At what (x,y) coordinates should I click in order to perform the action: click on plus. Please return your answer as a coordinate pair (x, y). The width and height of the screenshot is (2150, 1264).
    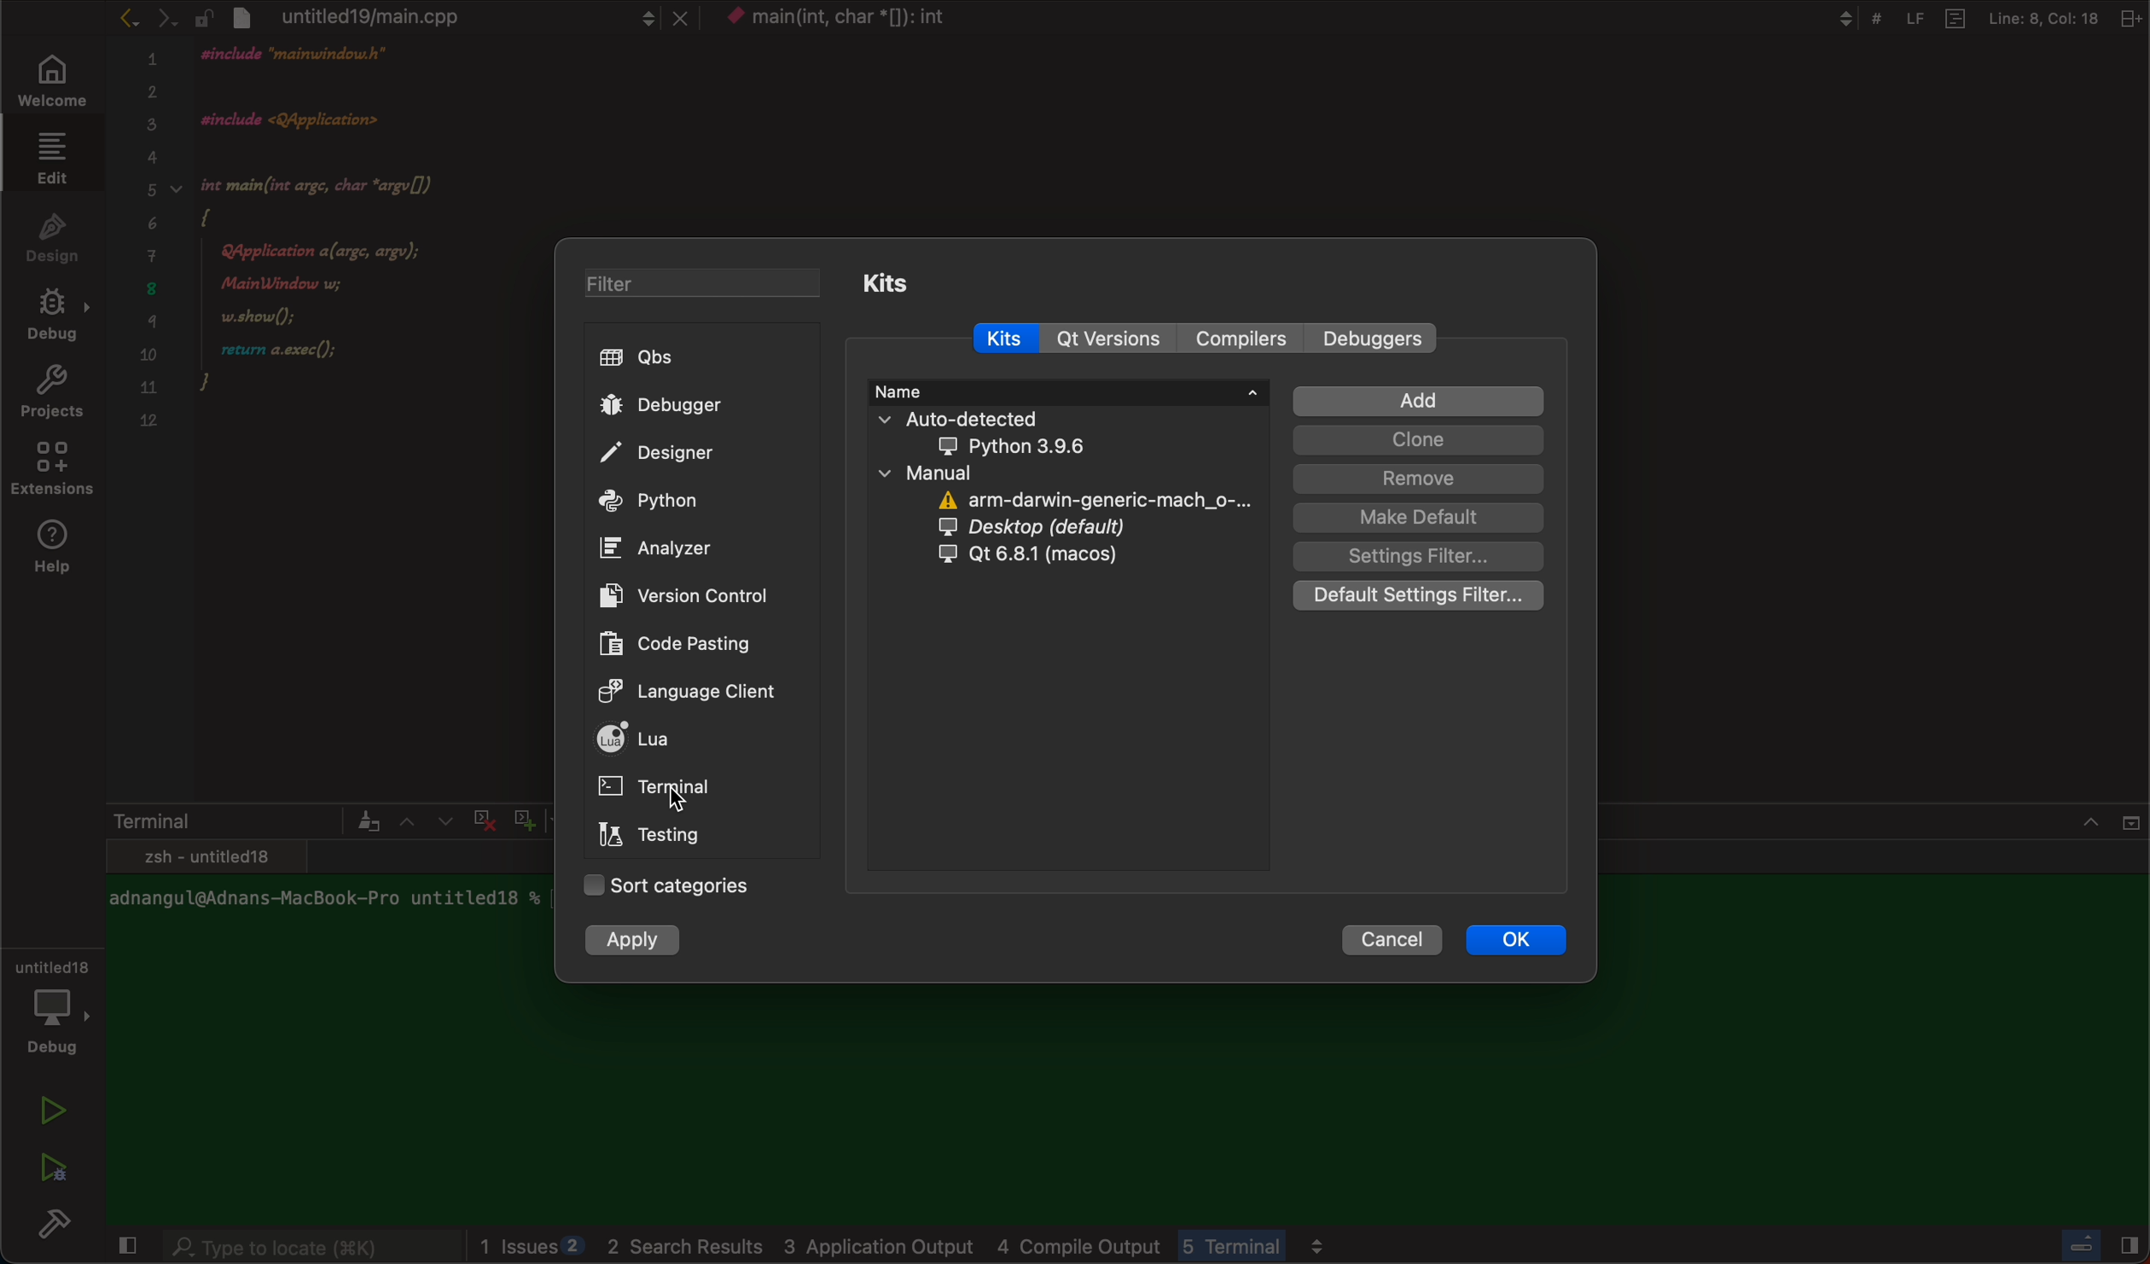
    Looking at the image, I should click on (520, 817).